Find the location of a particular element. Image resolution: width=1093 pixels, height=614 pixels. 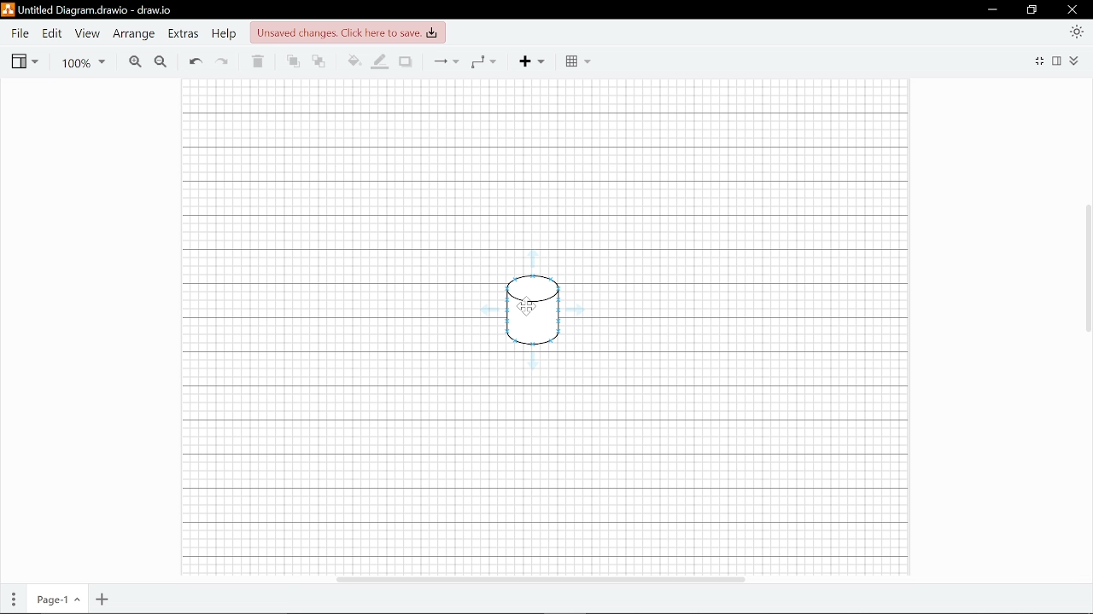

Current diagram is located at coordinates (521, 313).